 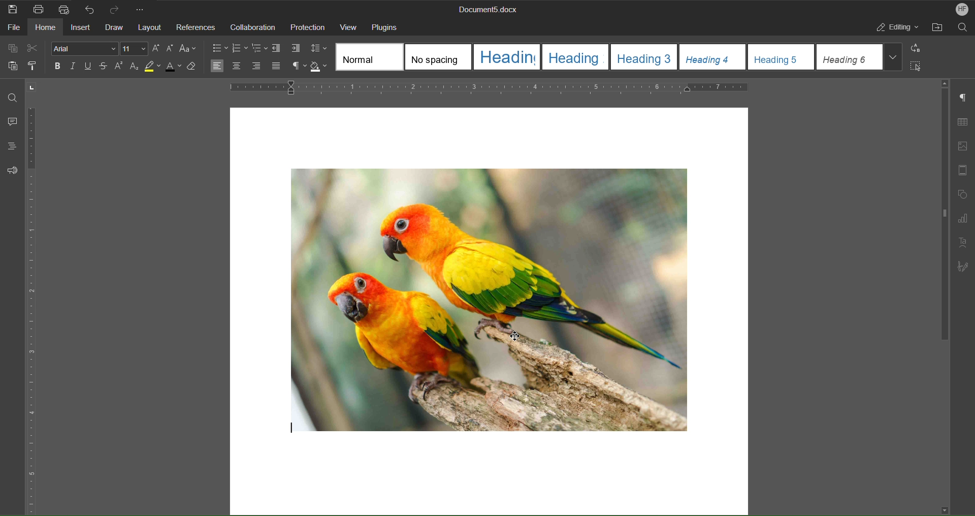 I want to click on Non-Printing Characters, so click(x=295, y=67).